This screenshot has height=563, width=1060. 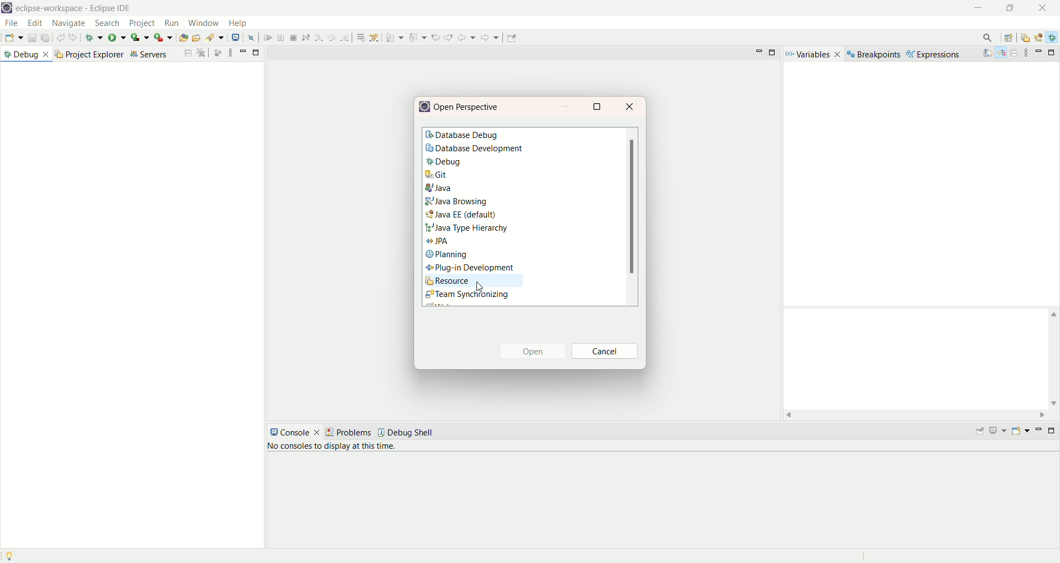 I want to click on window, so click(x=205, y=23).